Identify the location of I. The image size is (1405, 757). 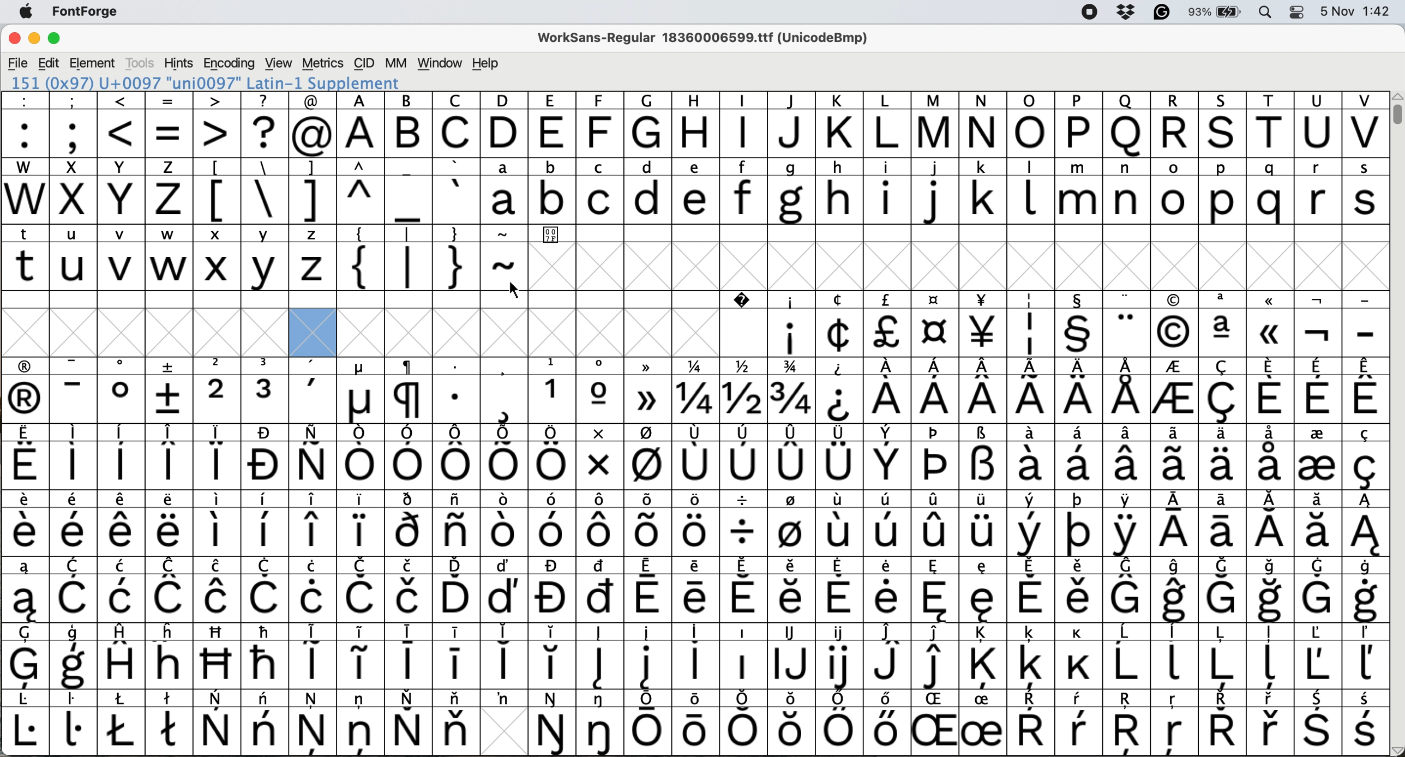
(744, 124).